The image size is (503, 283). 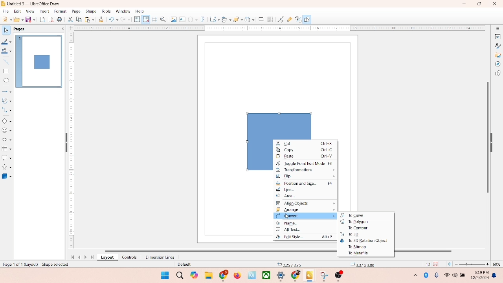 I want to click on area, so click(x=292, y=197).